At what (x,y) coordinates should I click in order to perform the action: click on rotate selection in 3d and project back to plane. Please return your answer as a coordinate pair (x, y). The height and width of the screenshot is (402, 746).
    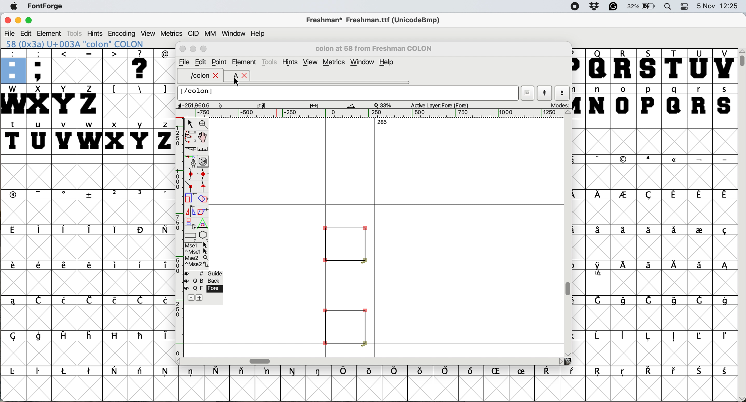
    Looking at the image, I should click on (190, 221).